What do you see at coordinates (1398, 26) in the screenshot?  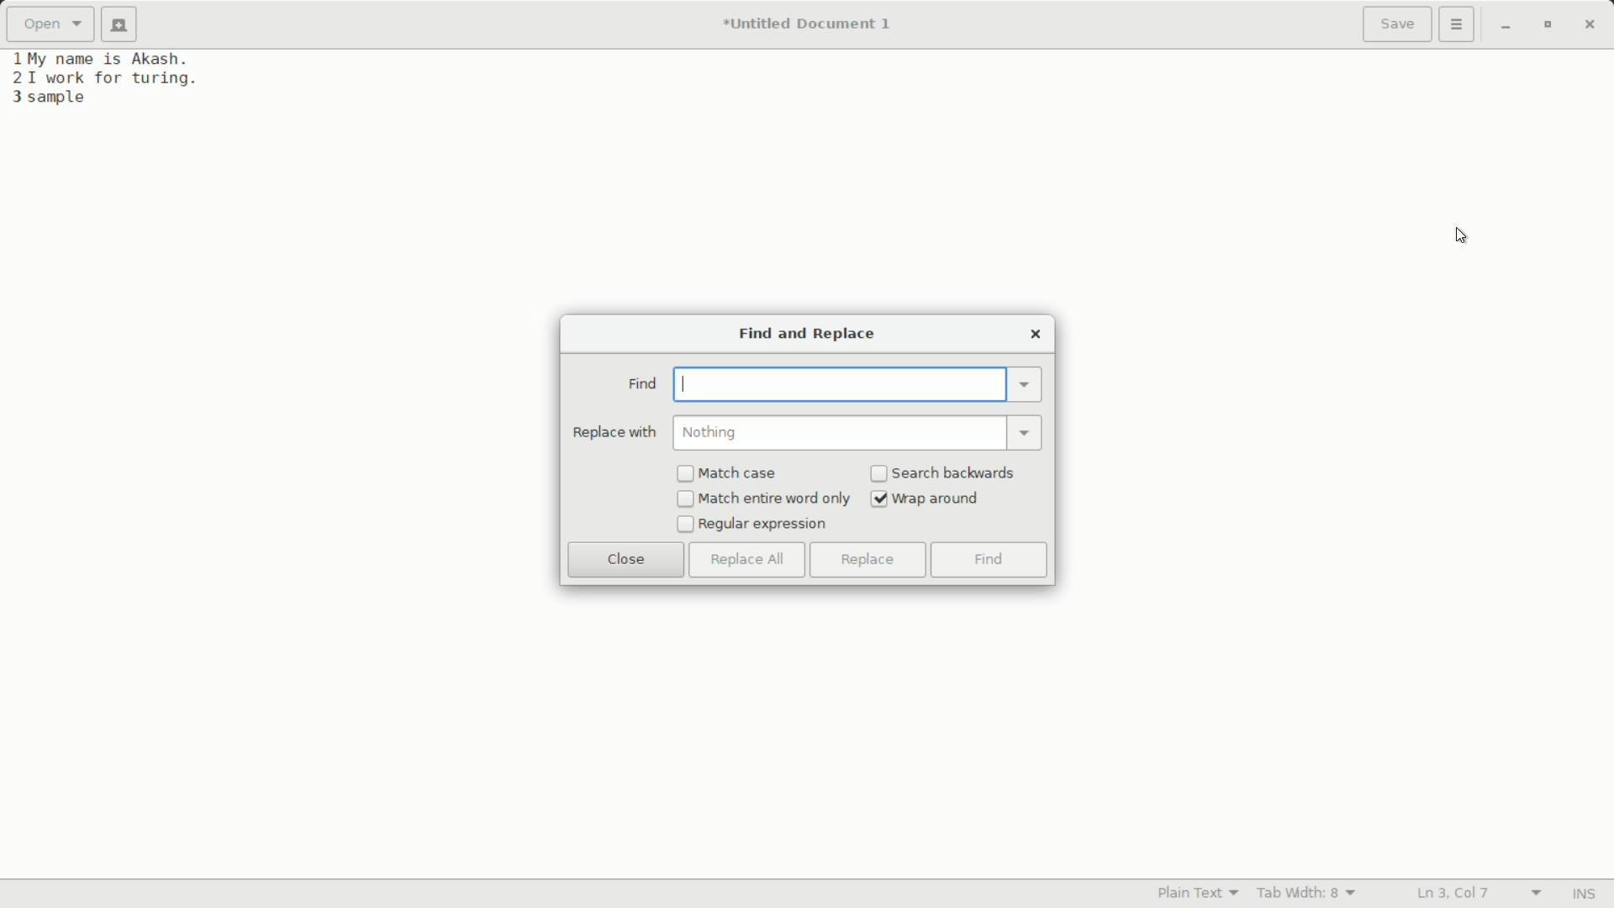 I see `save` at bounding box center [1398, 26].